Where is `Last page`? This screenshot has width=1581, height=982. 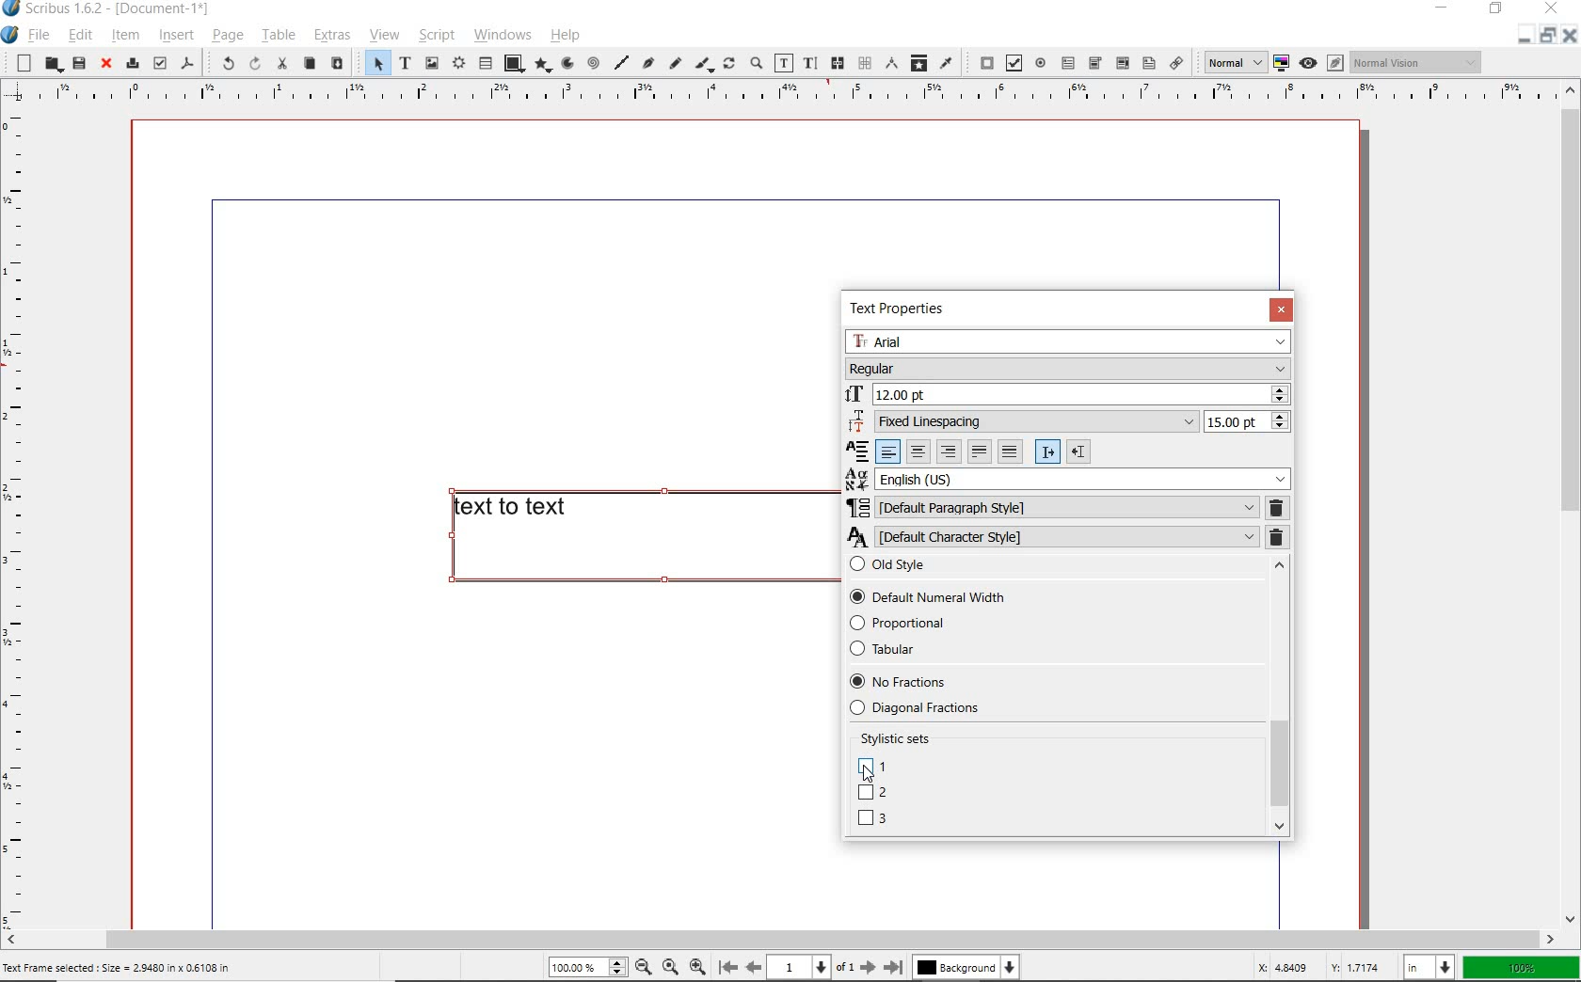 Last page is located at coordinates (890, 967).